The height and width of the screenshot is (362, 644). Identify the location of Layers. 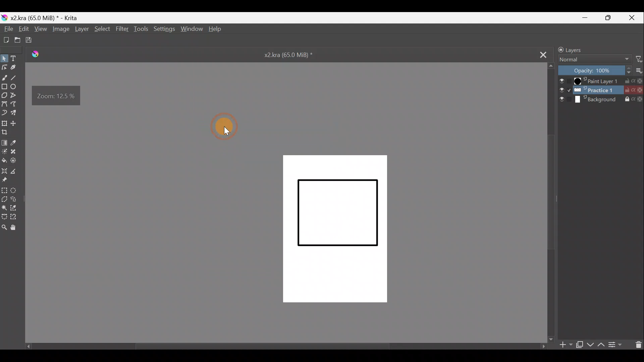
(583, 49).